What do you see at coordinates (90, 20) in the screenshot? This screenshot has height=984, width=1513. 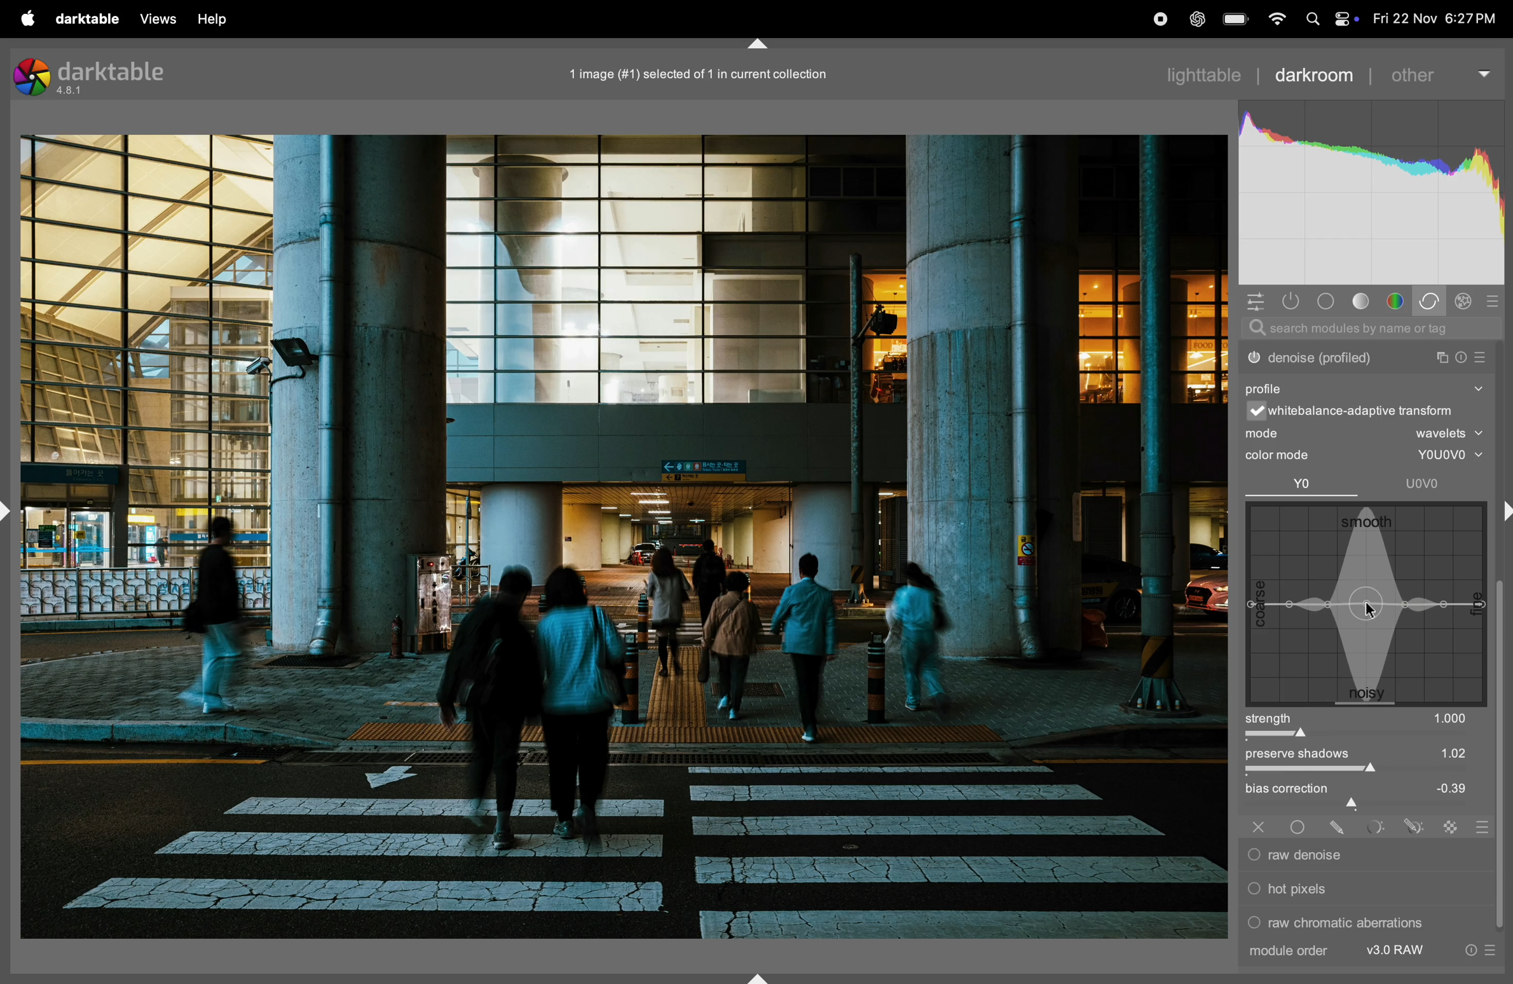 I see `darktable` at bounding box center [90, 20].